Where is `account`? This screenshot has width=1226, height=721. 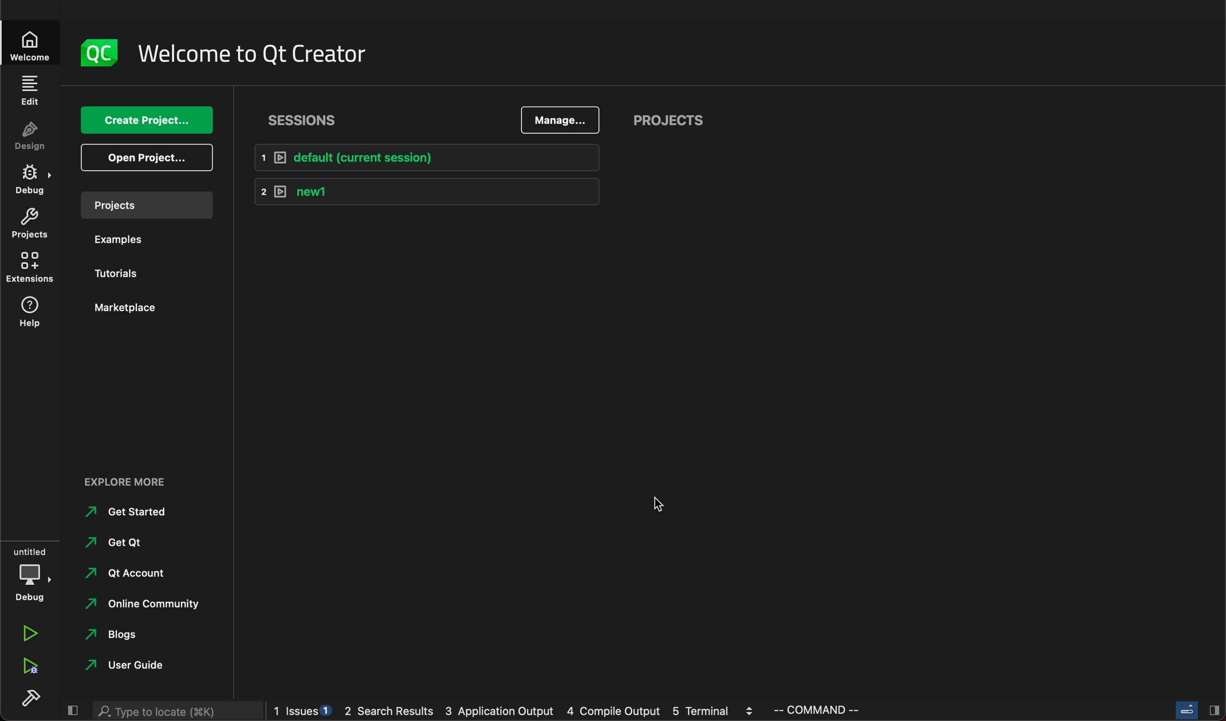 account is located at coordinates (129, 574).